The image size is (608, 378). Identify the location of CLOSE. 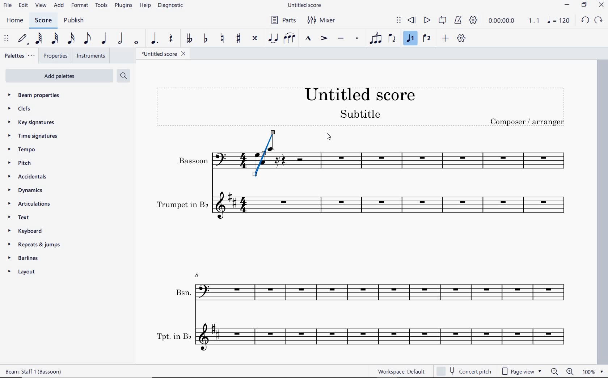
(601, 6).